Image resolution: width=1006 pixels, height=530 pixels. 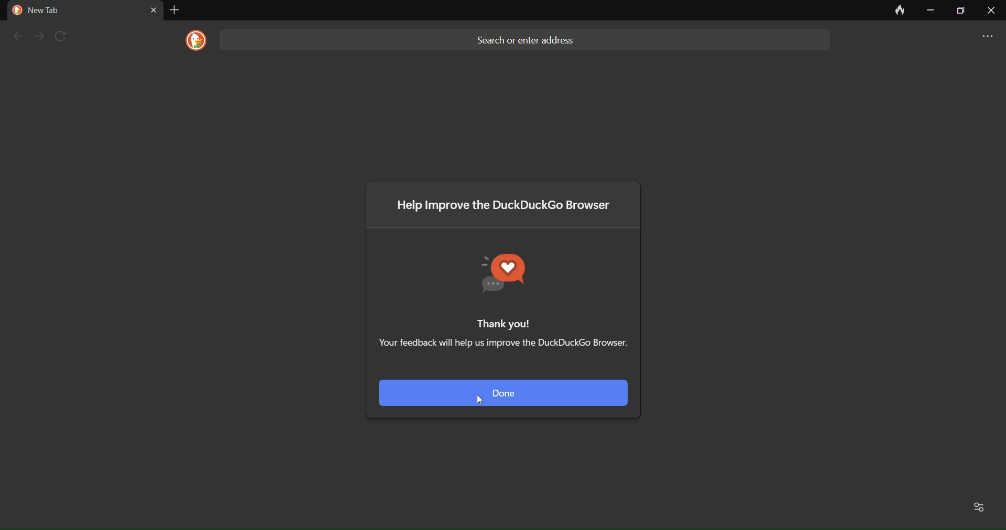 I want to click on close tab, so click(x=153, y=9).